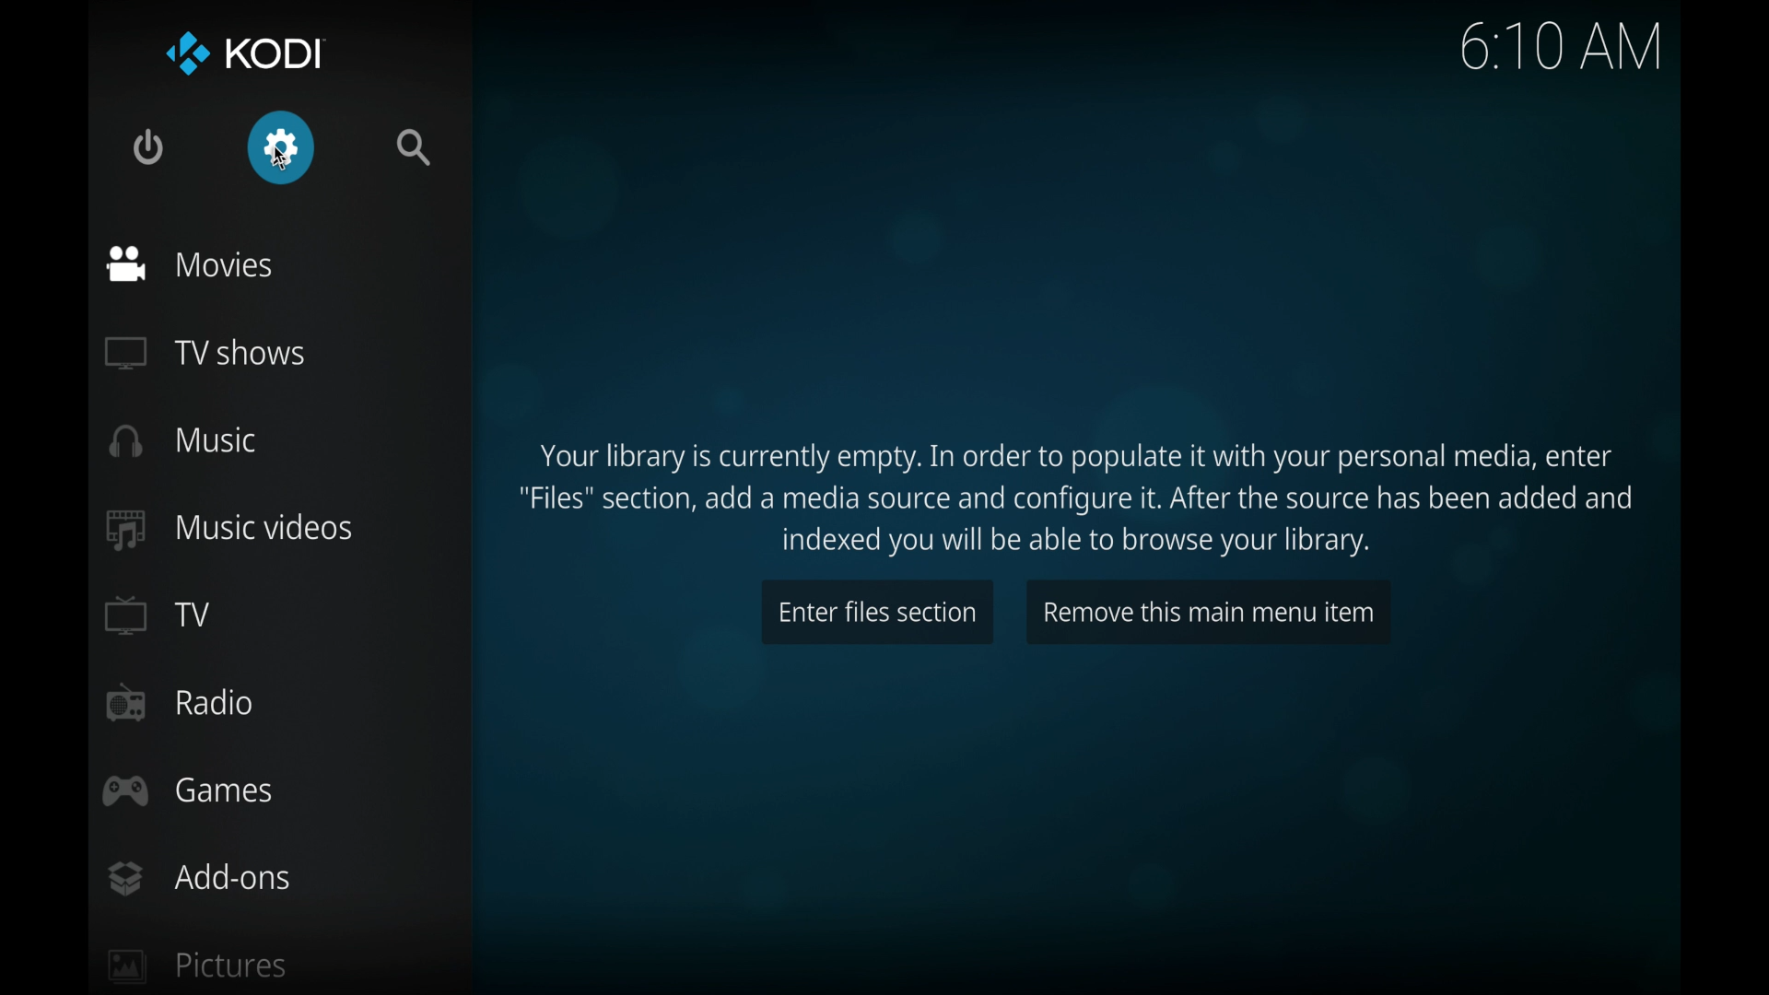  I want to click on music, so click(182, 440).